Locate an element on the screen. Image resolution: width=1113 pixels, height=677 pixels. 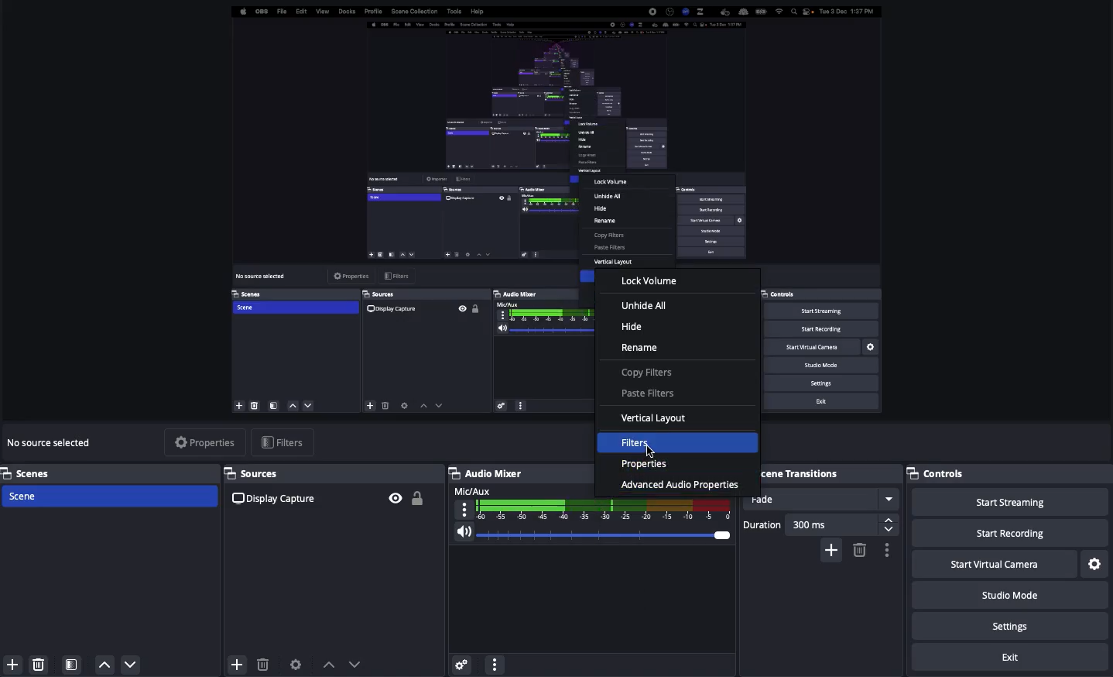
Settings is located at coordinates (461, 662).